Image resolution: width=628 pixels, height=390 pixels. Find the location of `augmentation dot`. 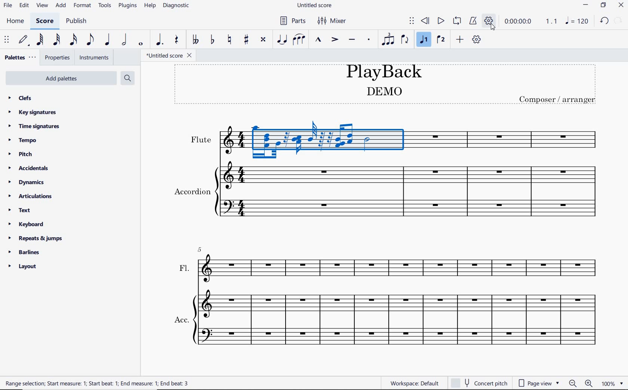

augmentation dot is located at coordinates (160, 40).